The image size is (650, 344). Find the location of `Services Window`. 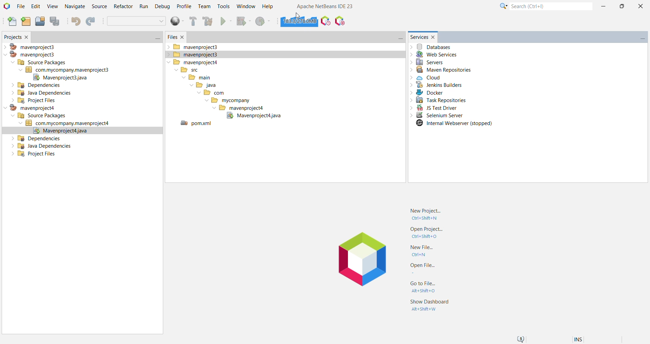

Services Window is located at coordinates (418, 37).